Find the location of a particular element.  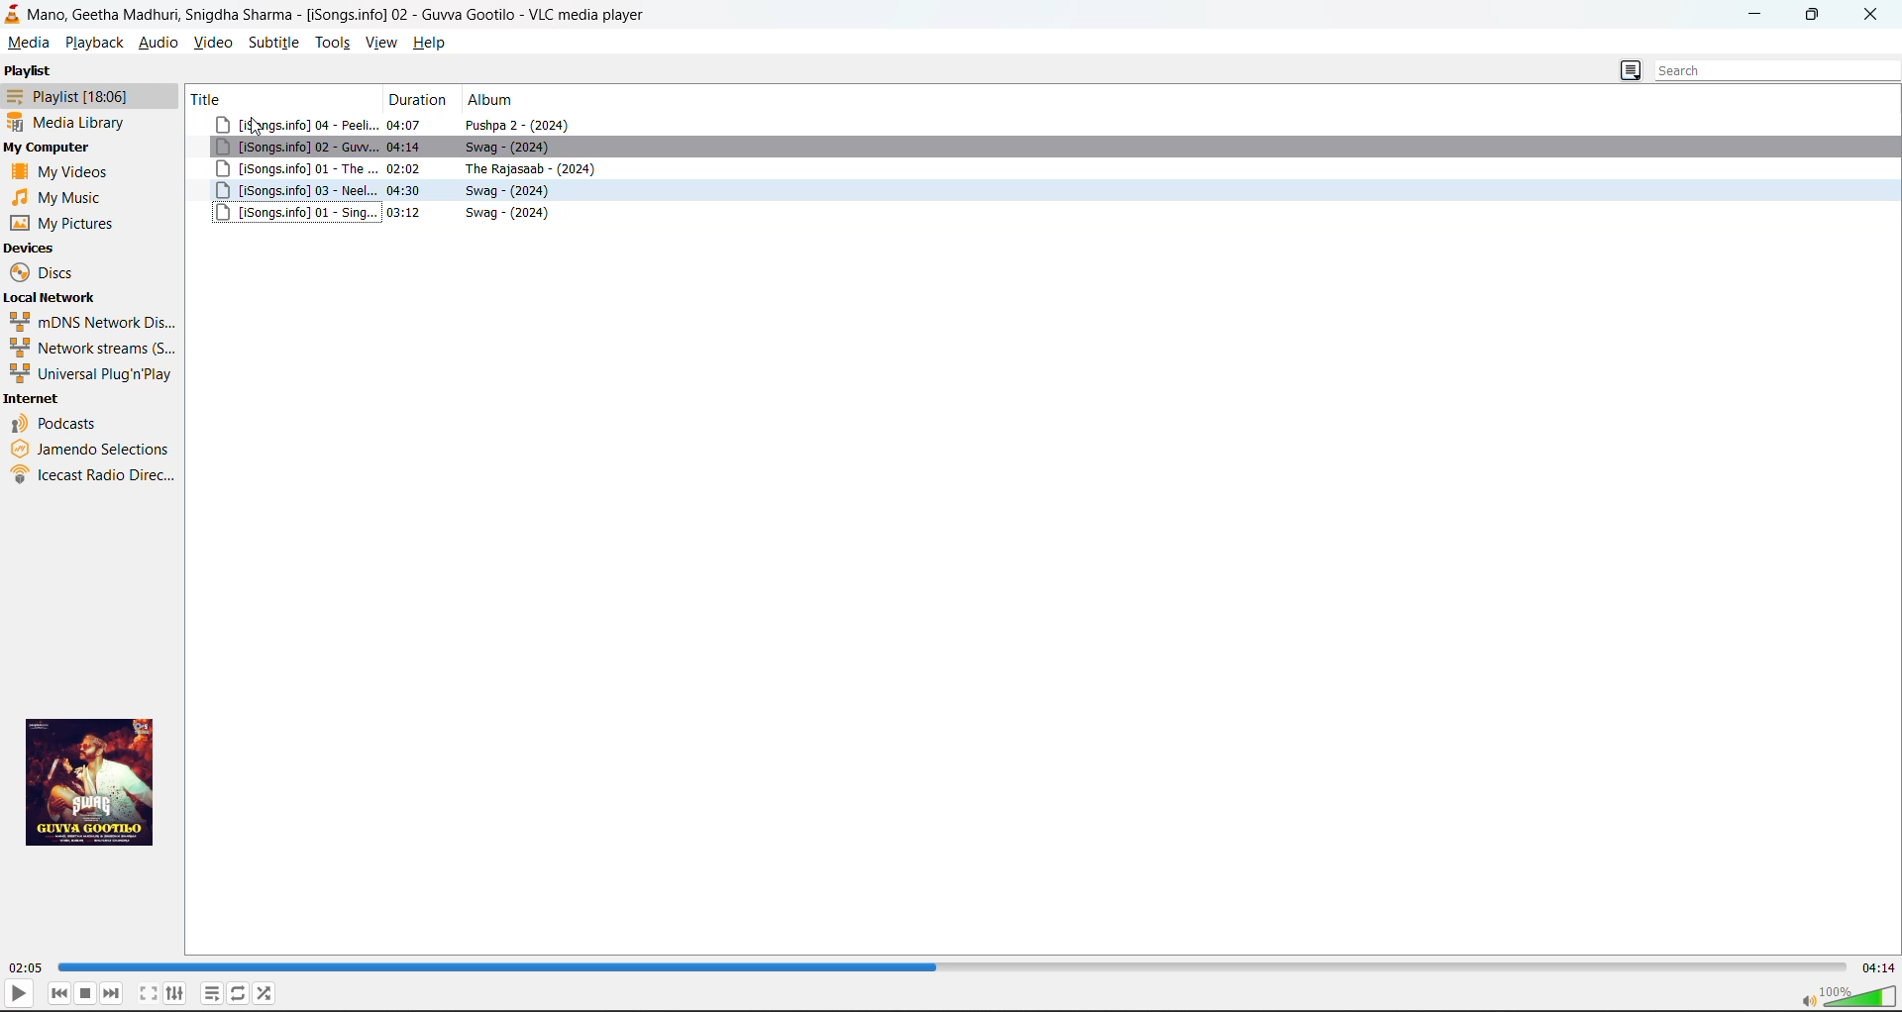

title is located at coordinates (278, 98).